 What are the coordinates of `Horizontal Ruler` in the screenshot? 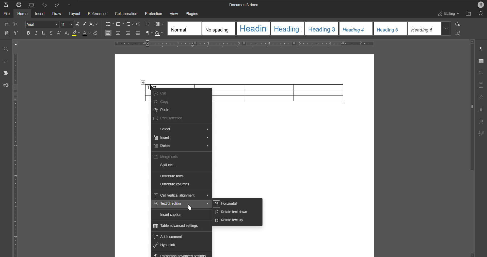 It's located at (244, 44).